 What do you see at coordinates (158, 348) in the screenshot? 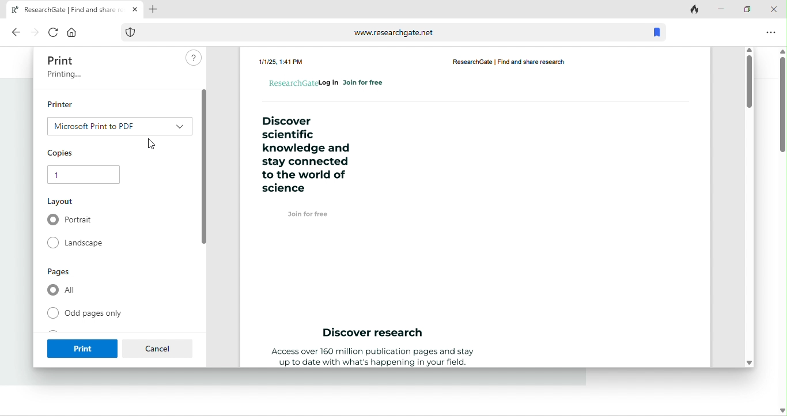
I see `cancel` at bounding box center [158, 348].